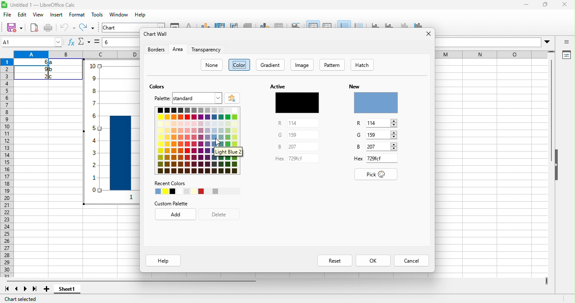 This screenshot has width=575, height=303. What do you see at coordinates (233, 98) in the screenshot?
I see `add` at bounding box center [233, 98].